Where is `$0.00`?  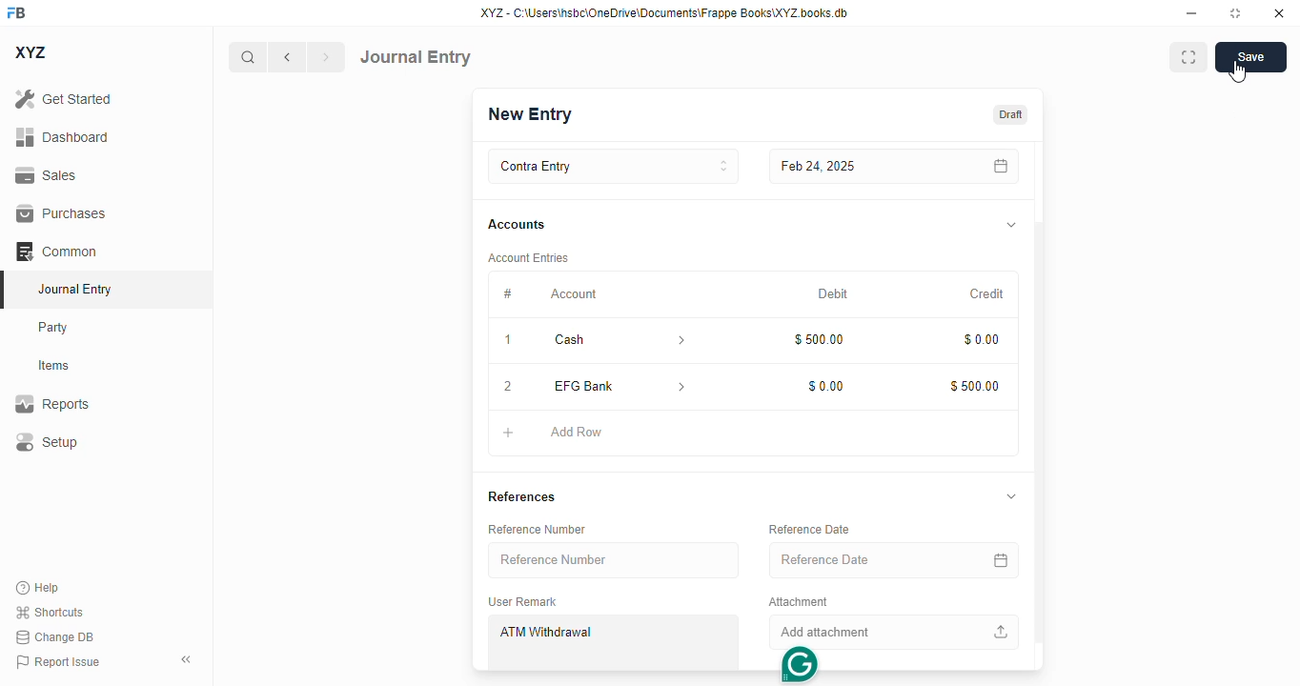 $0.00 is located at coordinates (824, 387).